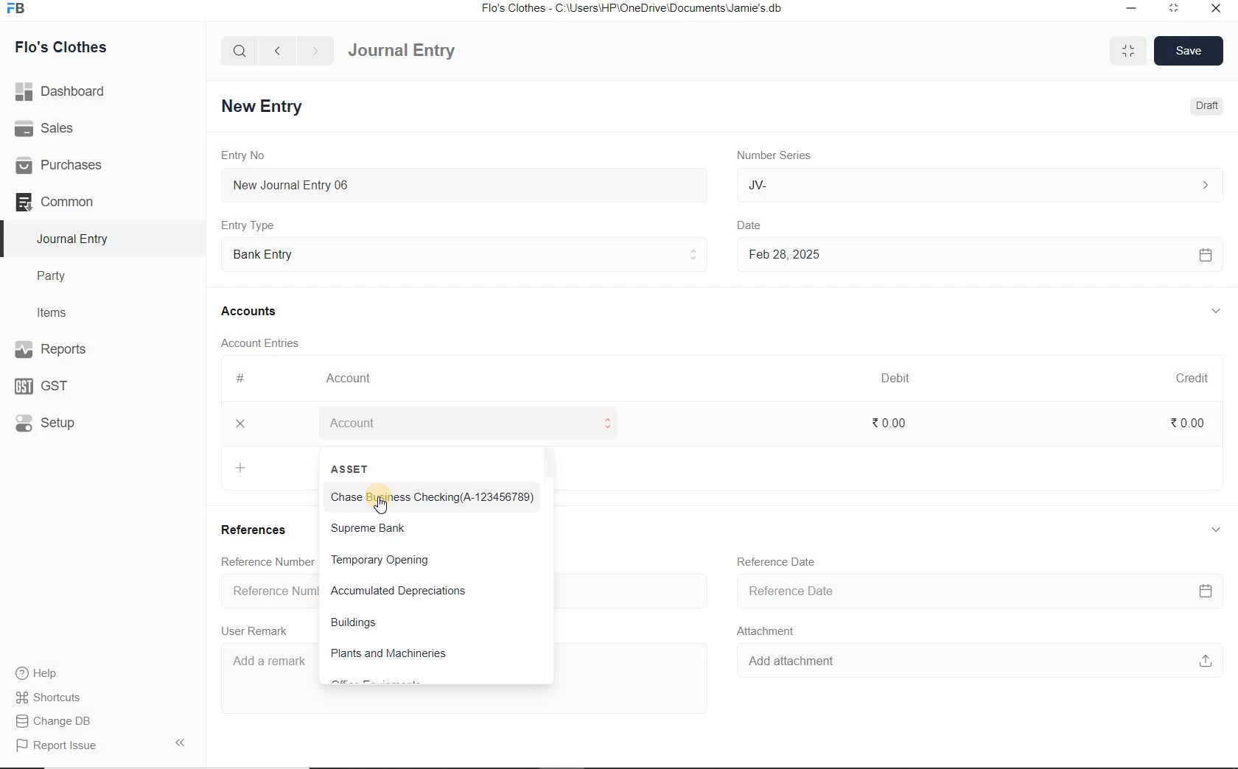 The height and width of the screenshot is (769, 1238). Describe the element at coordinates (1129, 52) in the screenshot. I see `minimise/maximise` at that location.